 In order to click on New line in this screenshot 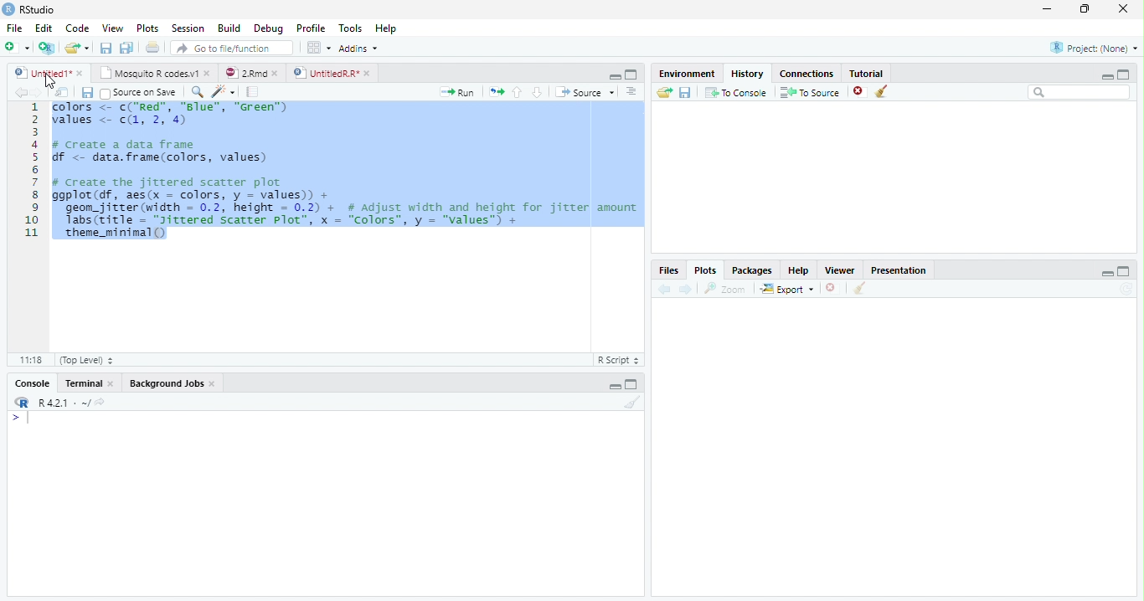, I will do `click(20, 418)`.